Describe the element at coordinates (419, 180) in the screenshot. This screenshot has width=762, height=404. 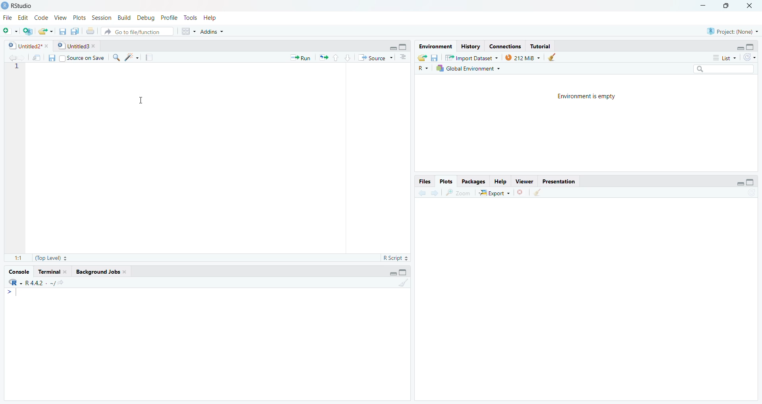
I see `FILES` at that location.